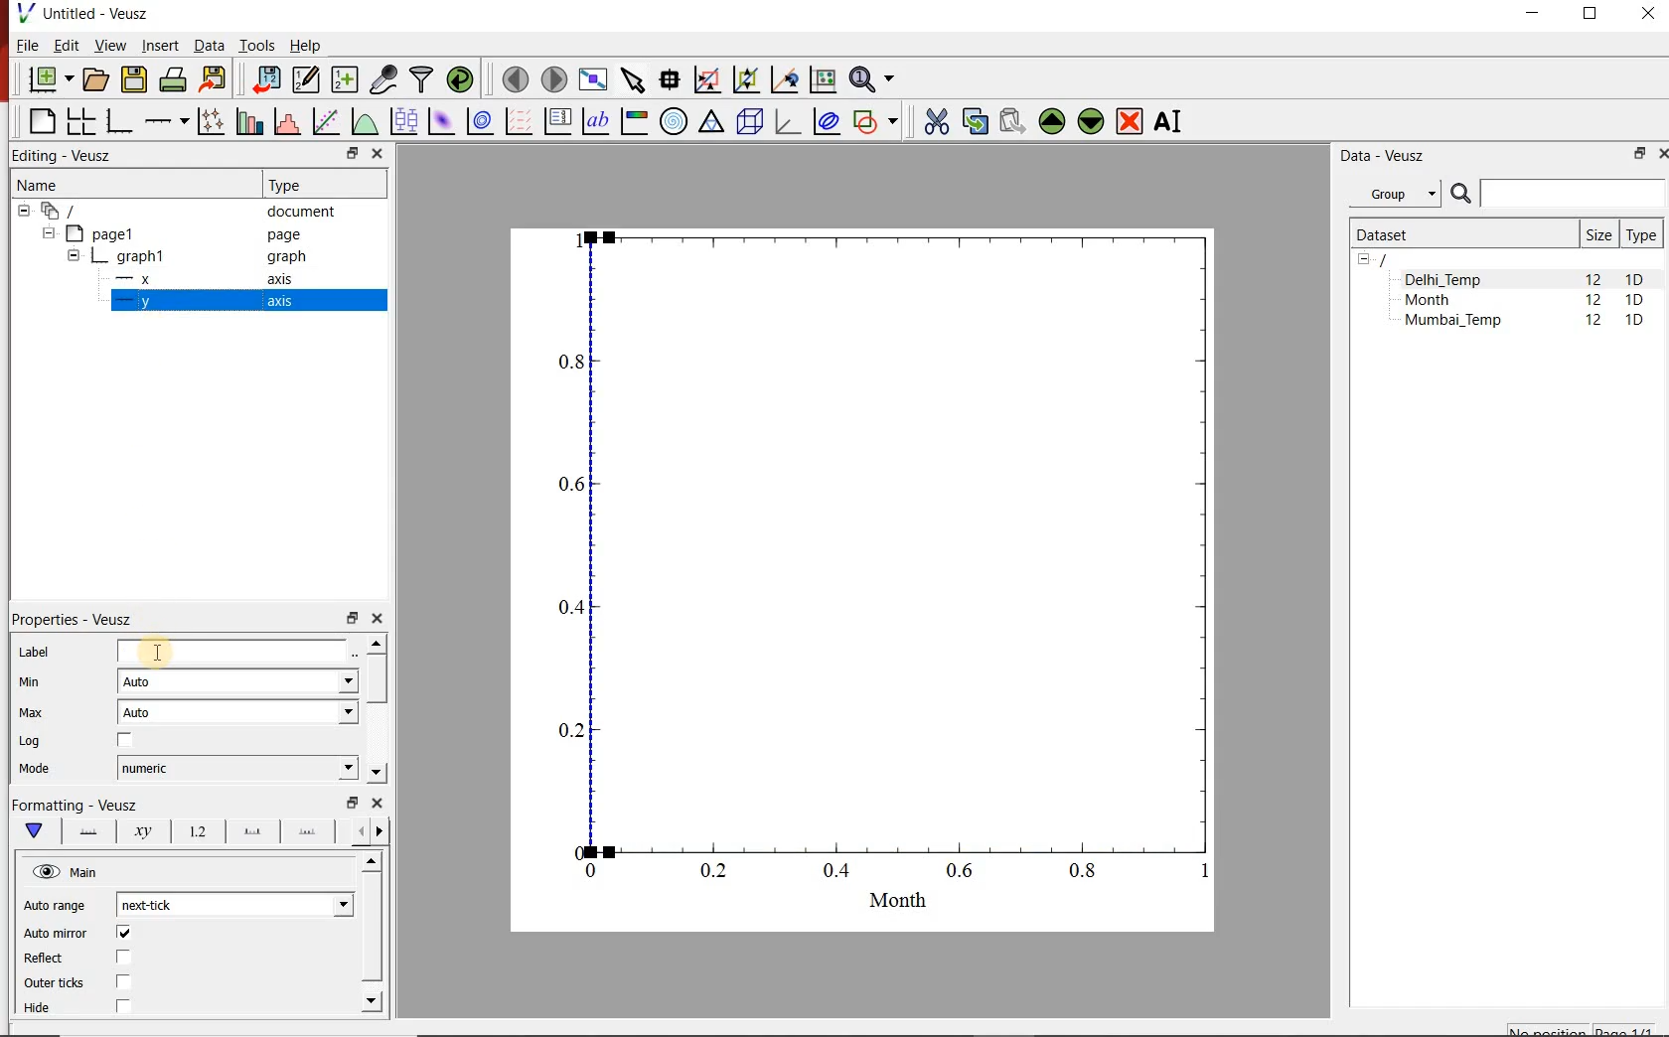  I want to click on Auto, so click(238, 680).